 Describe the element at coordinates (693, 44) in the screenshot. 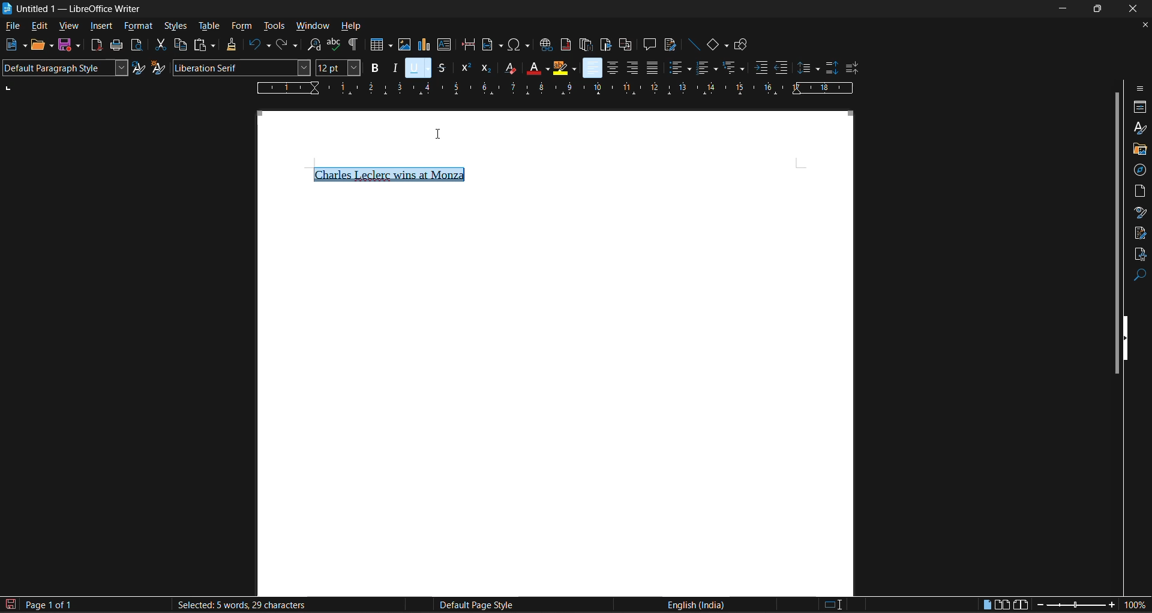

I see `insert line` at that location.